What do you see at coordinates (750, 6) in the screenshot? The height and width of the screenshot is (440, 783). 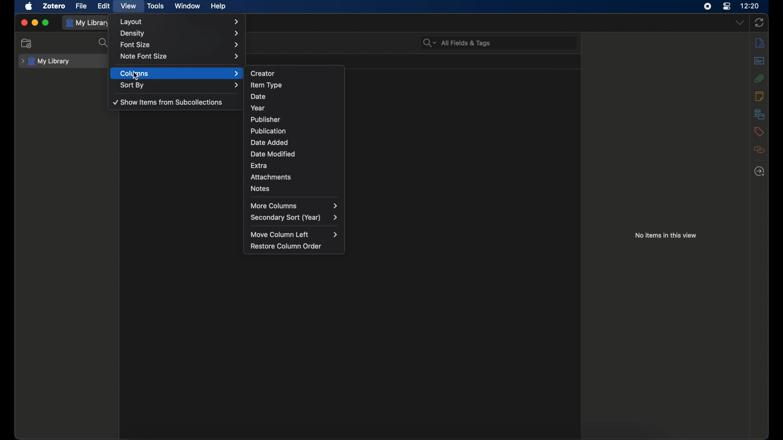 I see `time` at bounding box center [750, 6].